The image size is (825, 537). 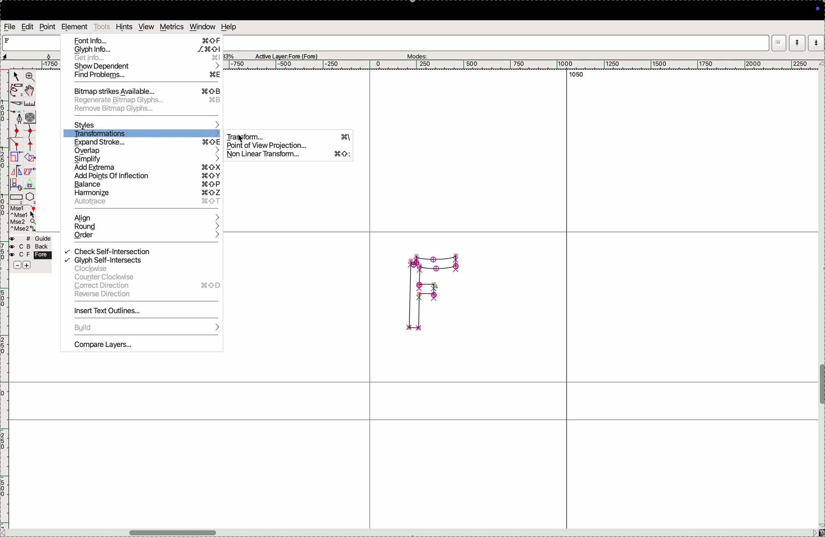 I want to click on Scale the selection, so click(x=16, y=159).